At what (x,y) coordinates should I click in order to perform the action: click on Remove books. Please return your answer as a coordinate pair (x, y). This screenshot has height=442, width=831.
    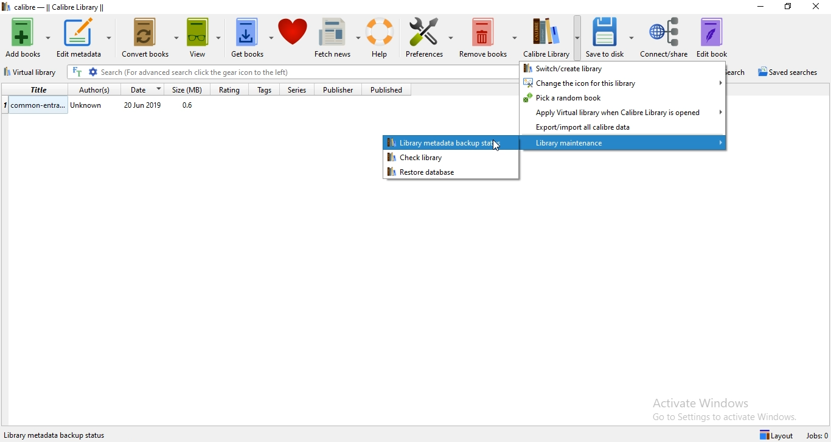
    Looking at the image, I should click on (488, 38).